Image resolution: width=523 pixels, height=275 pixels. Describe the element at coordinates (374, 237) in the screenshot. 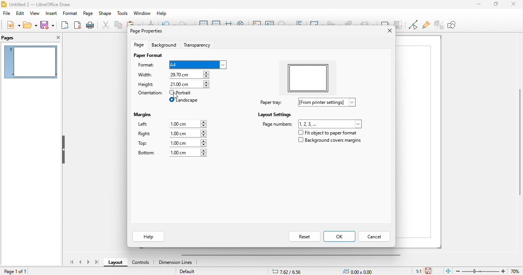

I see `cancel` at that location.